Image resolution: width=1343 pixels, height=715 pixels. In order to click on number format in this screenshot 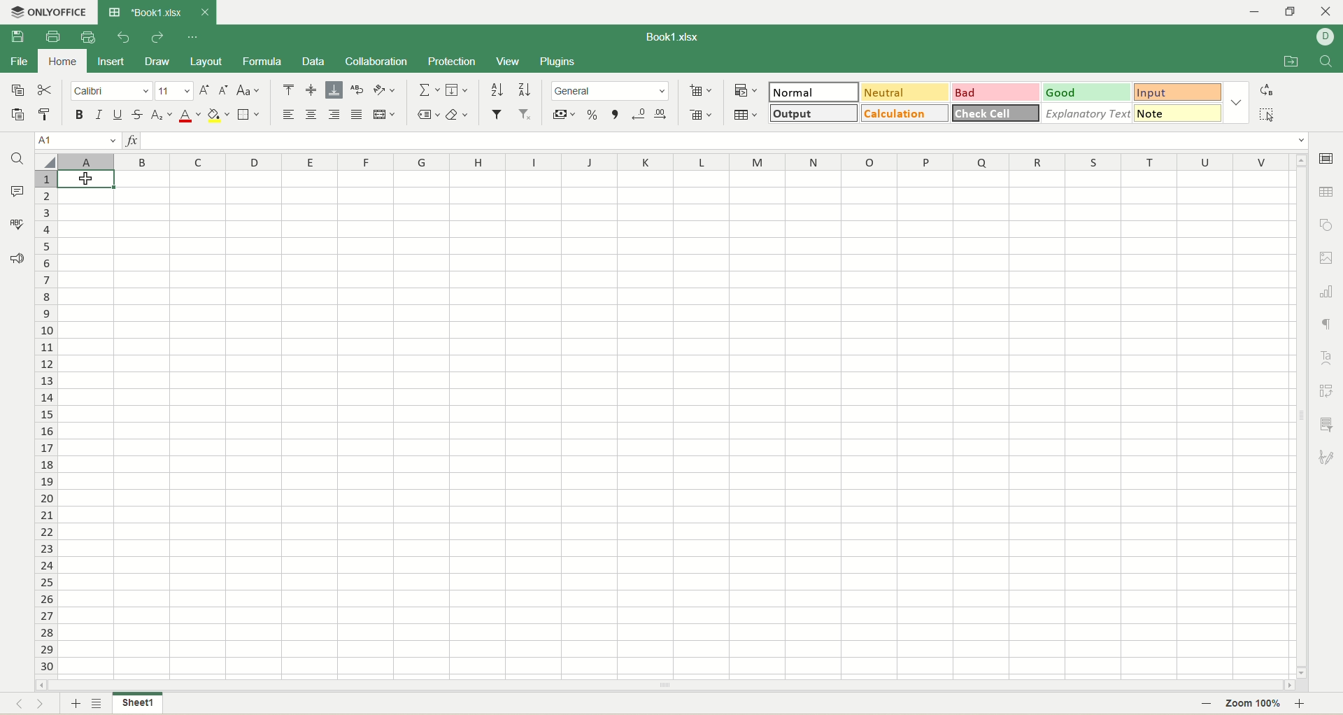, I will do `click(610, 90)`.